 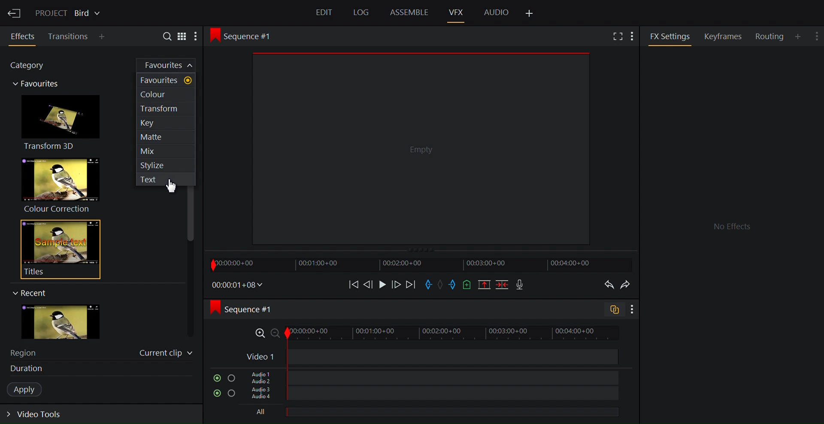 I want to click on Redo, so click(x=629, y=285).